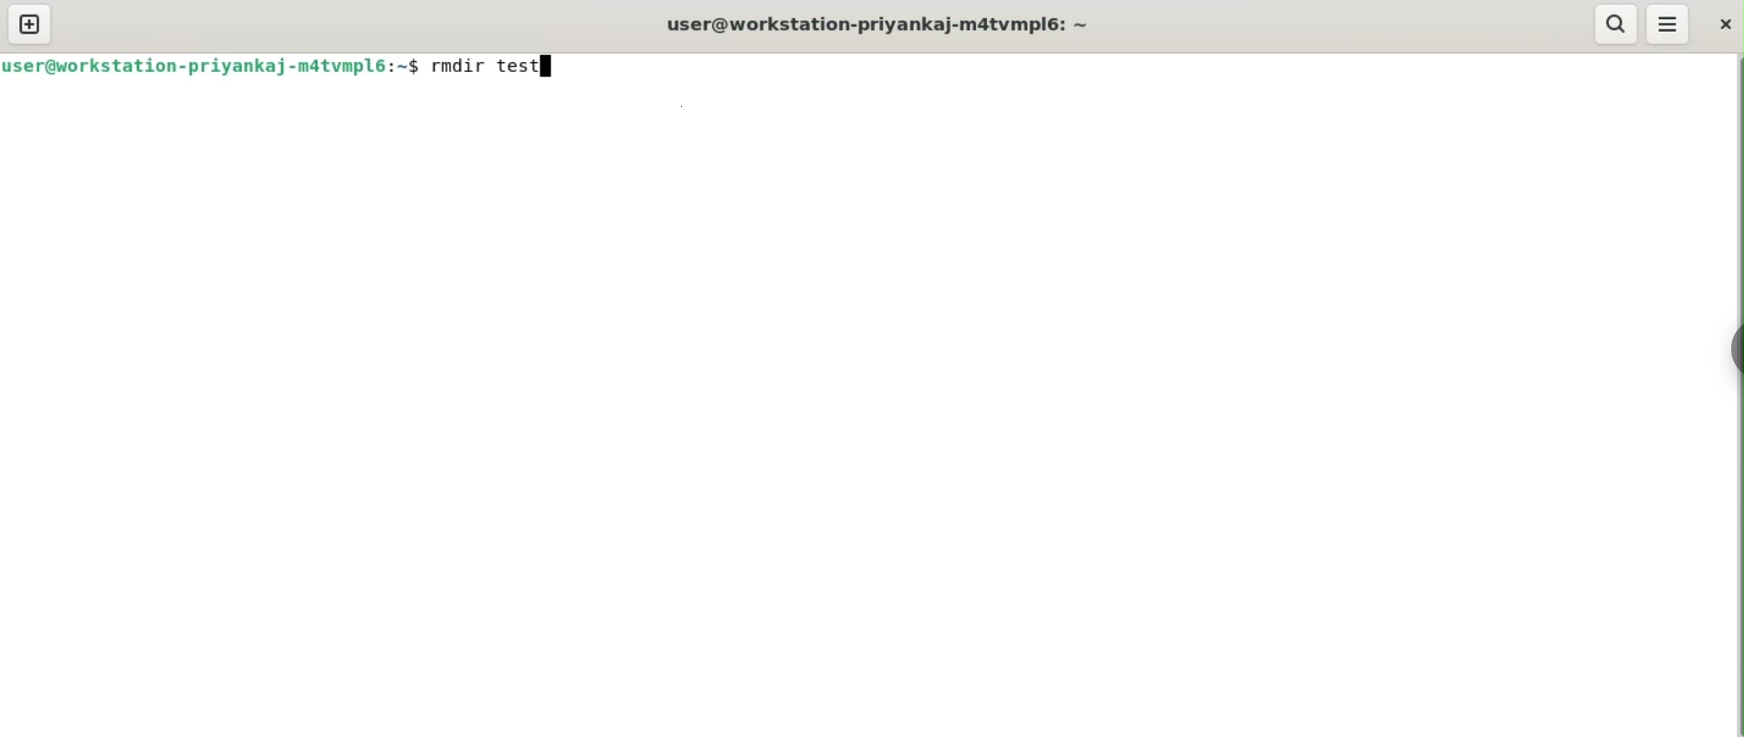 The height and width of the screenshot is (737, 1744). I want to click on search, so click(1615, 25).